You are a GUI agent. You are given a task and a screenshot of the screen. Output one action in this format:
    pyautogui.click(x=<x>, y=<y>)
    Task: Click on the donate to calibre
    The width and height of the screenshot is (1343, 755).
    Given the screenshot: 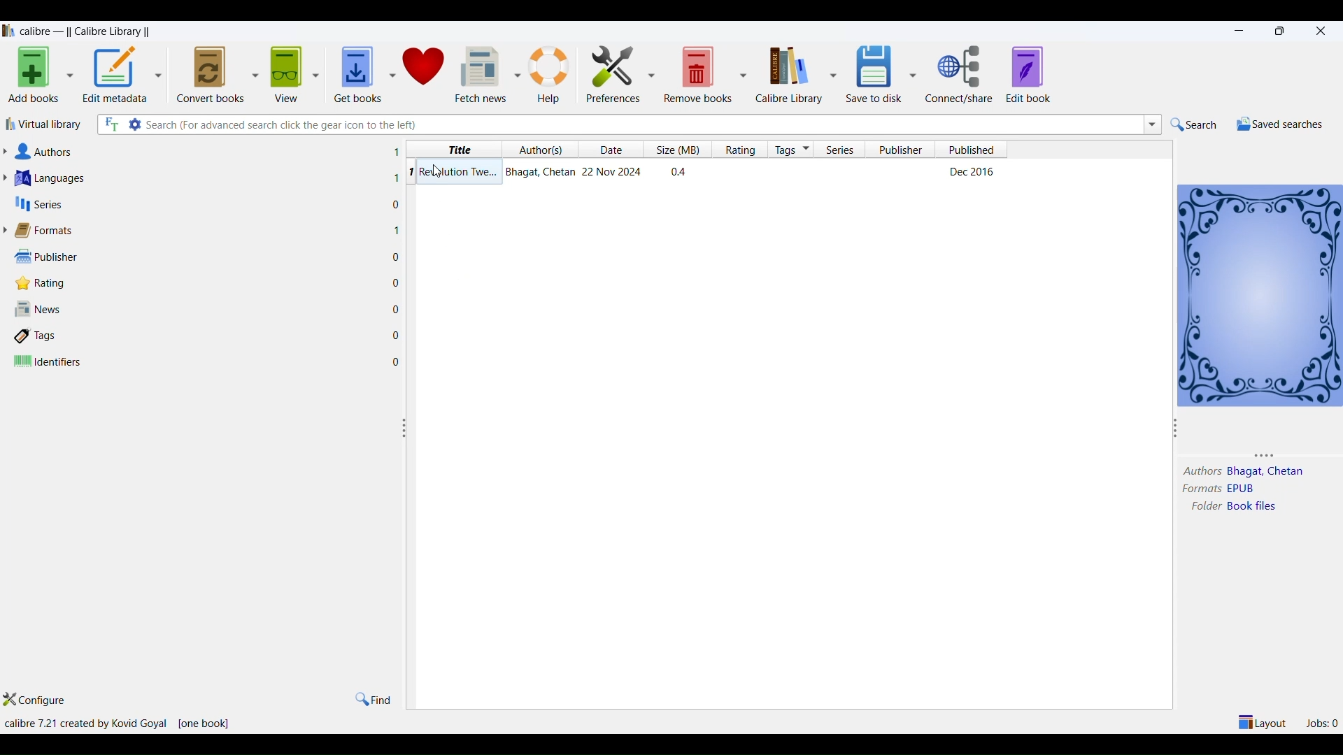 What is the action you would take?
    pyautogui.click(x=427, y=70)
    